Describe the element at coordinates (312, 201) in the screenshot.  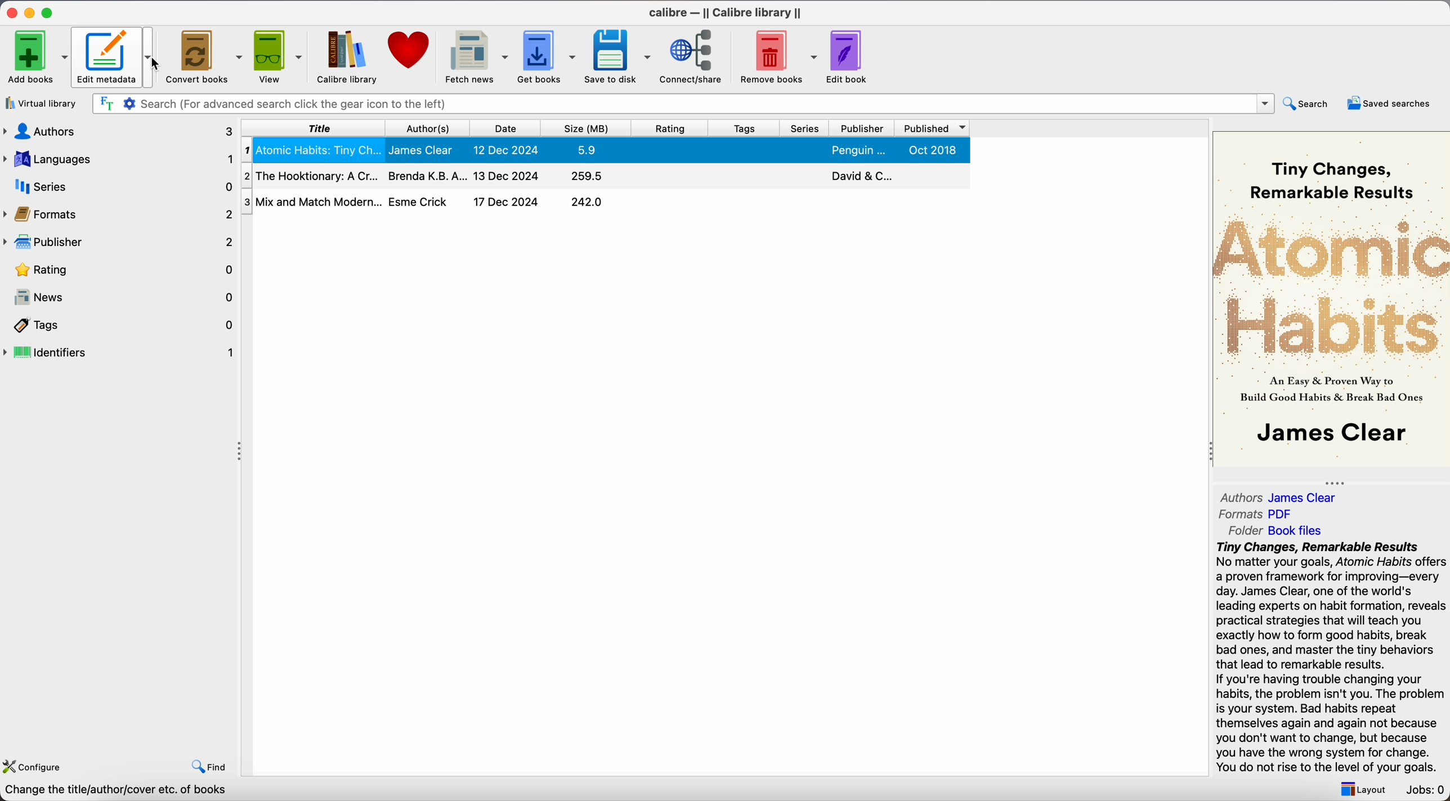
I see `Mix and Match Modern...` at that location.